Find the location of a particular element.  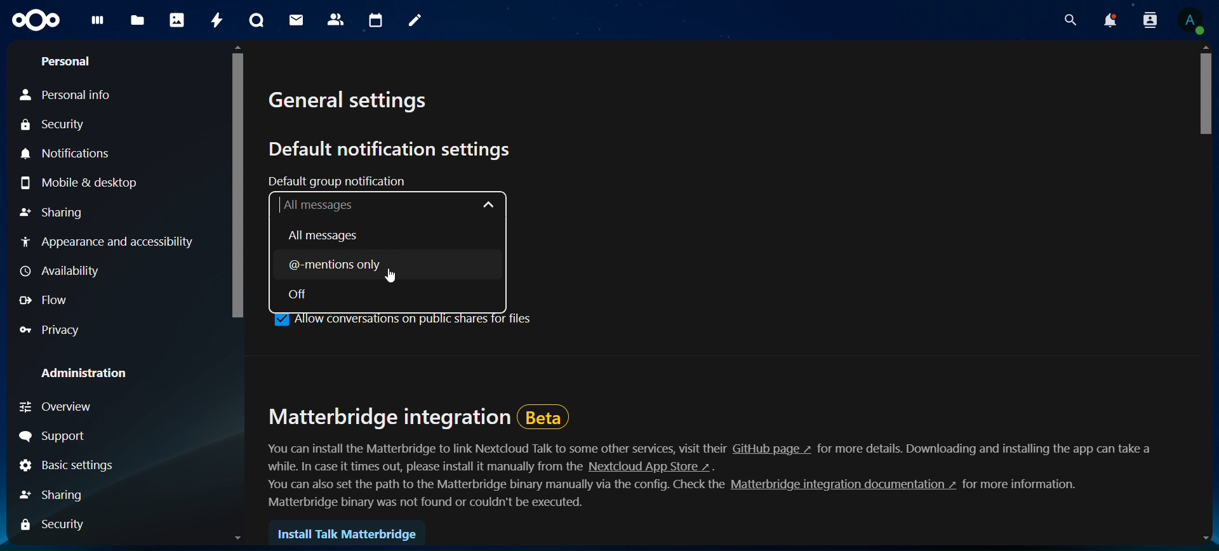

text is located at coordinates (987, 448).